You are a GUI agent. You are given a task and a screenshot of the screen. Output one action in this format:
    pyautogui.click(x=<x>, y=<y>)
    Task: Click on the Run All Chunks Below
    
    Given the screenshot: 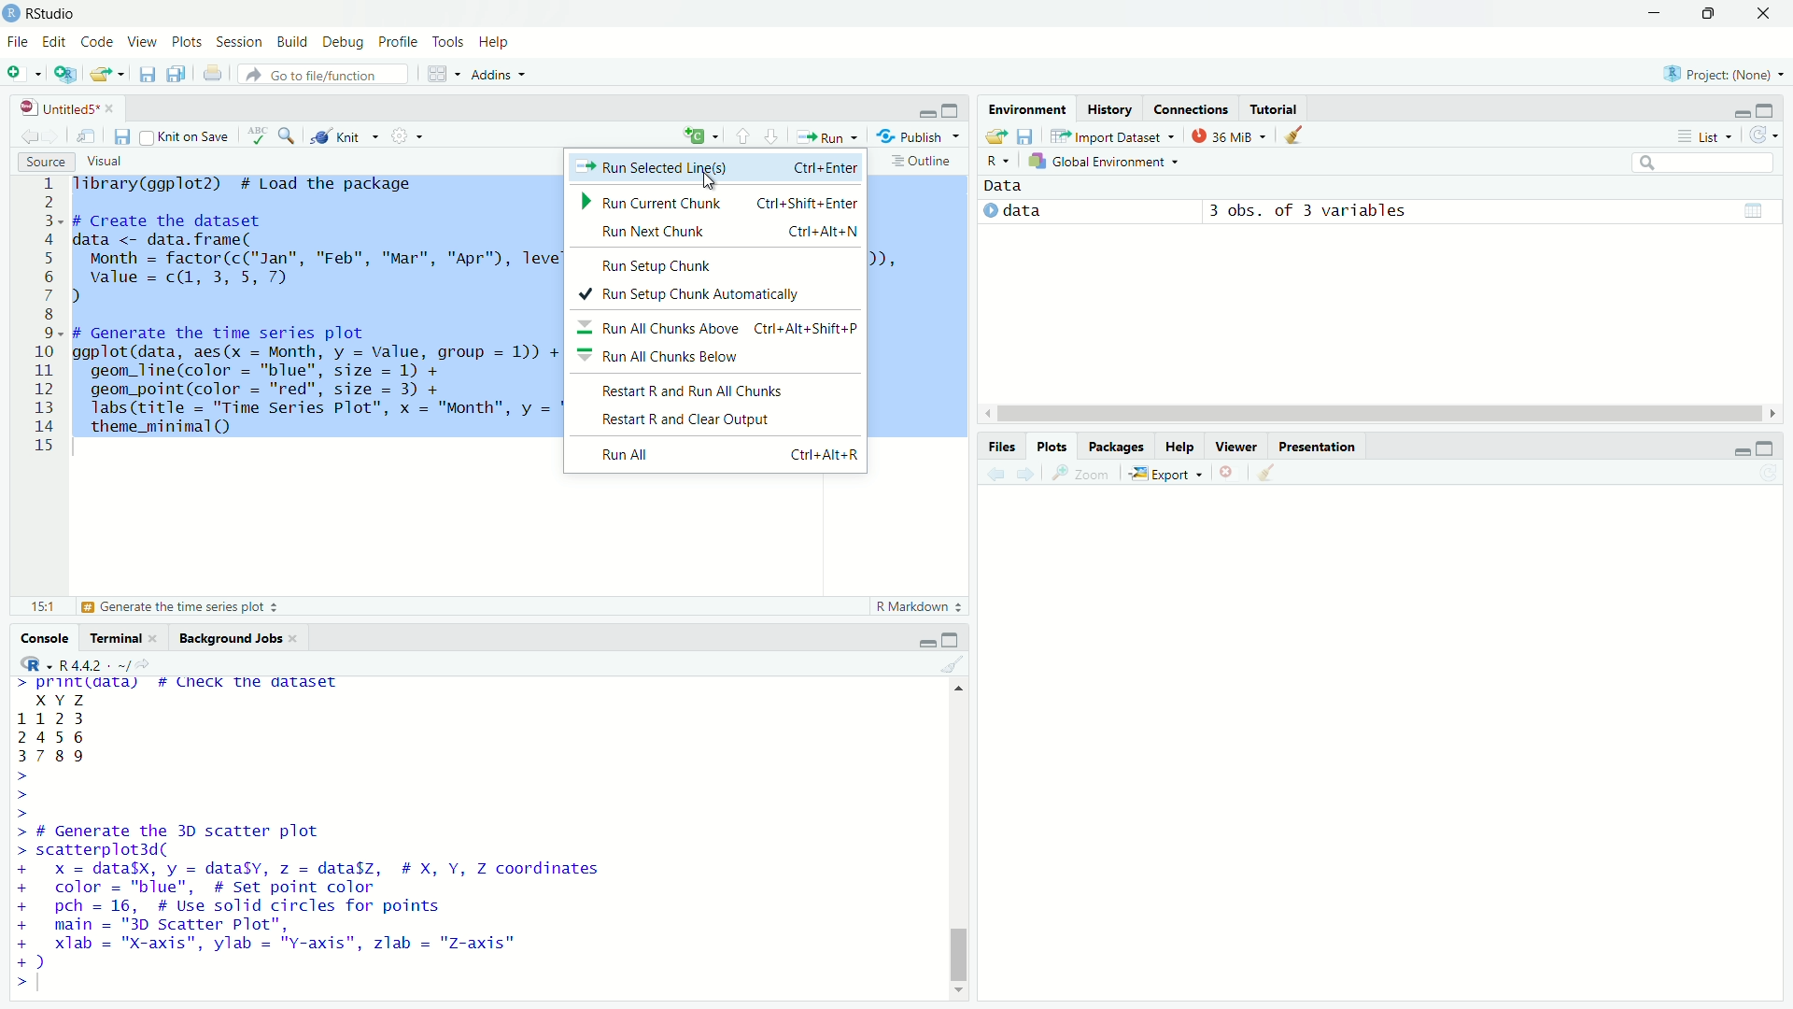 What is the action you would take?
    pyautogui.click(x=716, y=357)
    